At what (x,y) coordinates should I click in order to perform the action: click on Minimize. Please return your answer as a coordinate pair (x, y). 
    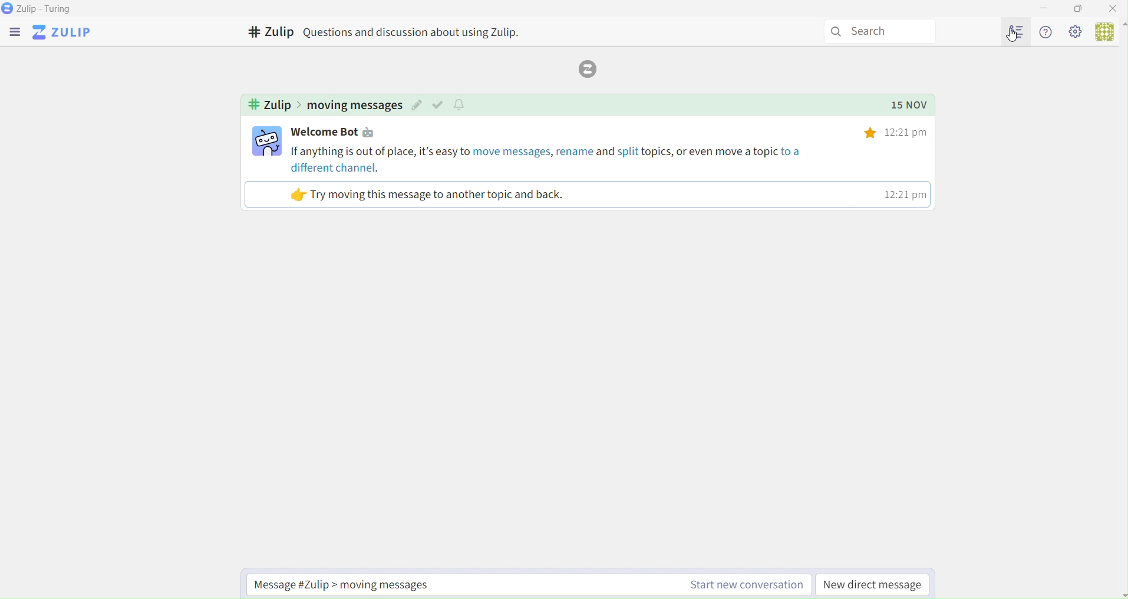
    Looking at the image, I should click on (1042, 6).